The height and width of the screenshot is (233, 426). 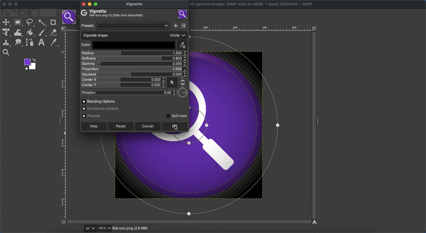 What do you see at coordinates (91, 229) in the screenshot?
I see `pc` at bounding box center [91, 229].